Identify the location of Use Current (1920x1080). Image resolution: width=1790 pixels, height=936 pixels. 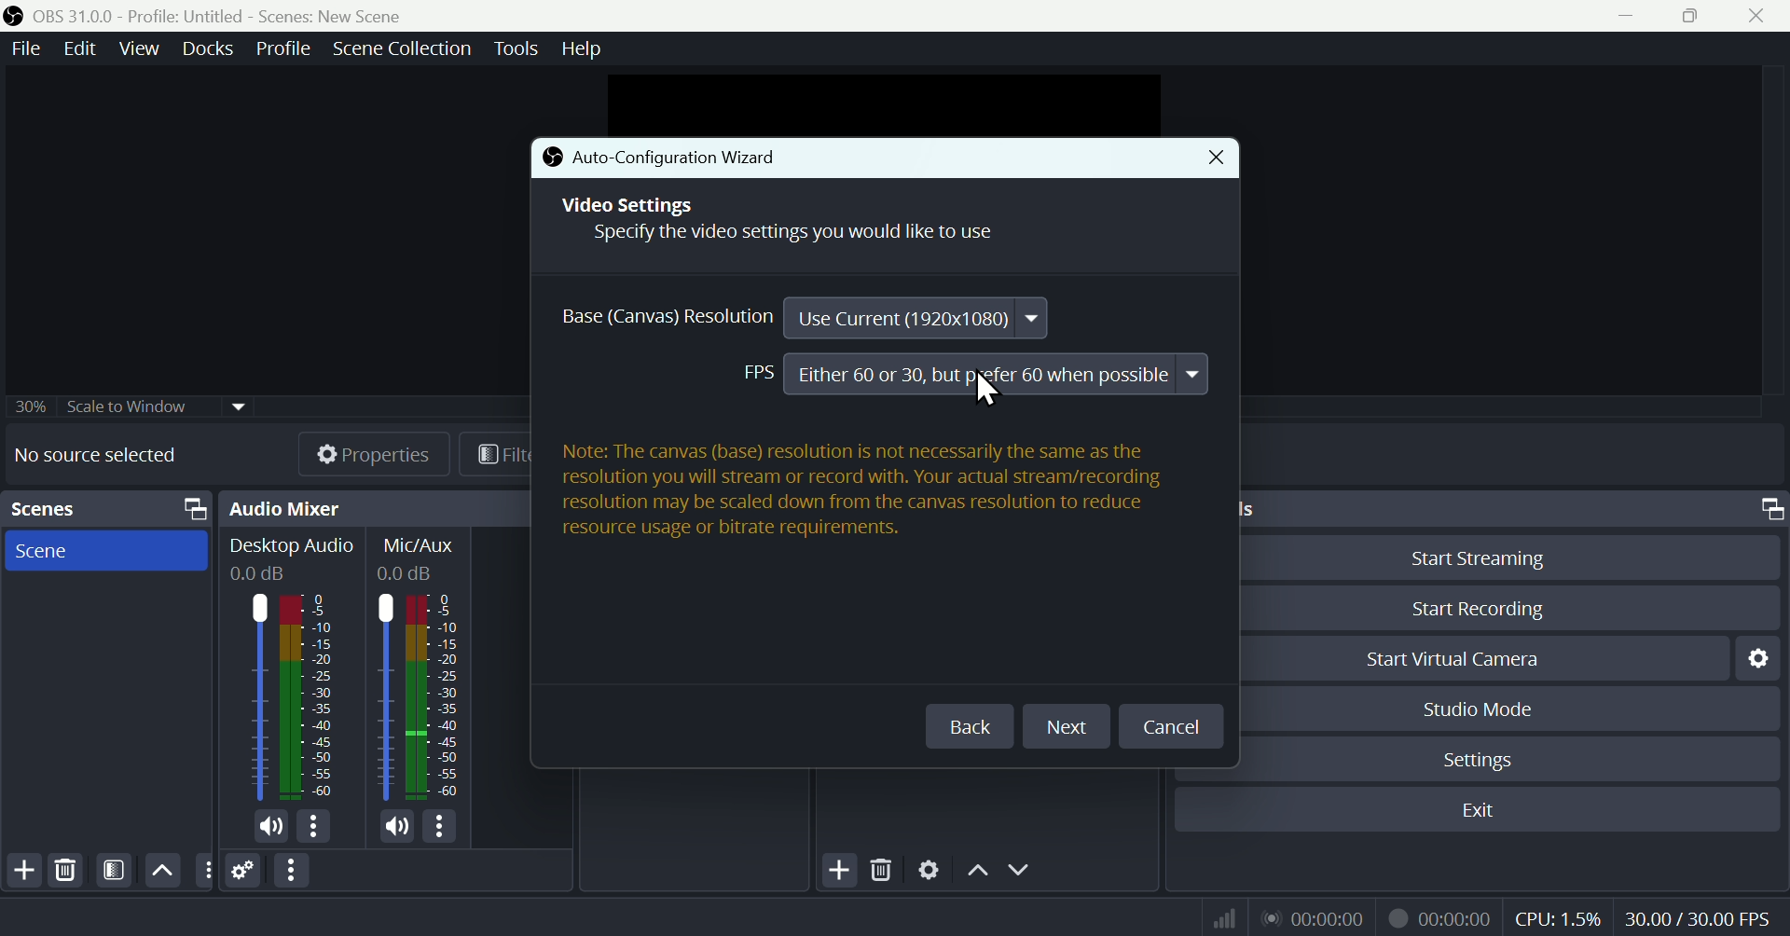
(916, 318).